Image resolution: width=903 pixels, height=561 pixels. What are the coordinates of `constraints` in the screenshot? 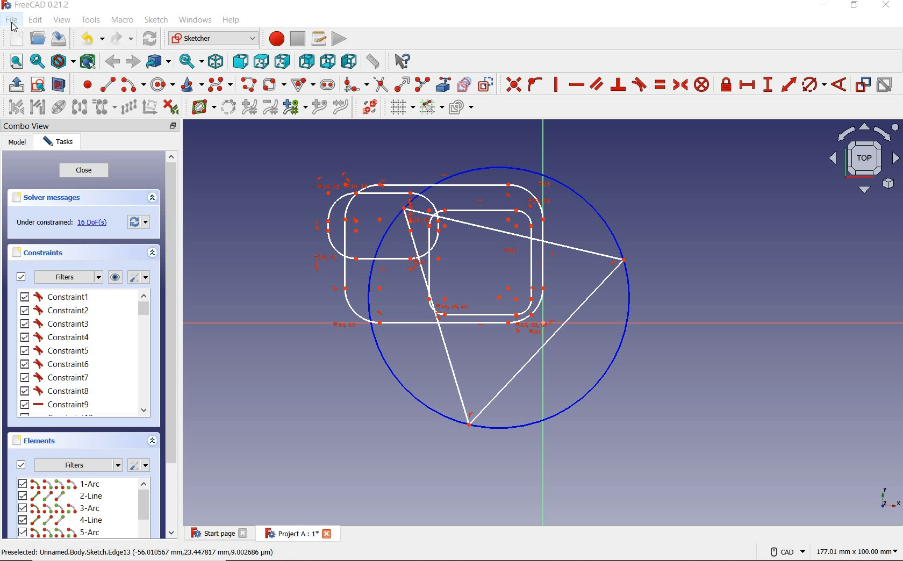 It's located at (63, 253).